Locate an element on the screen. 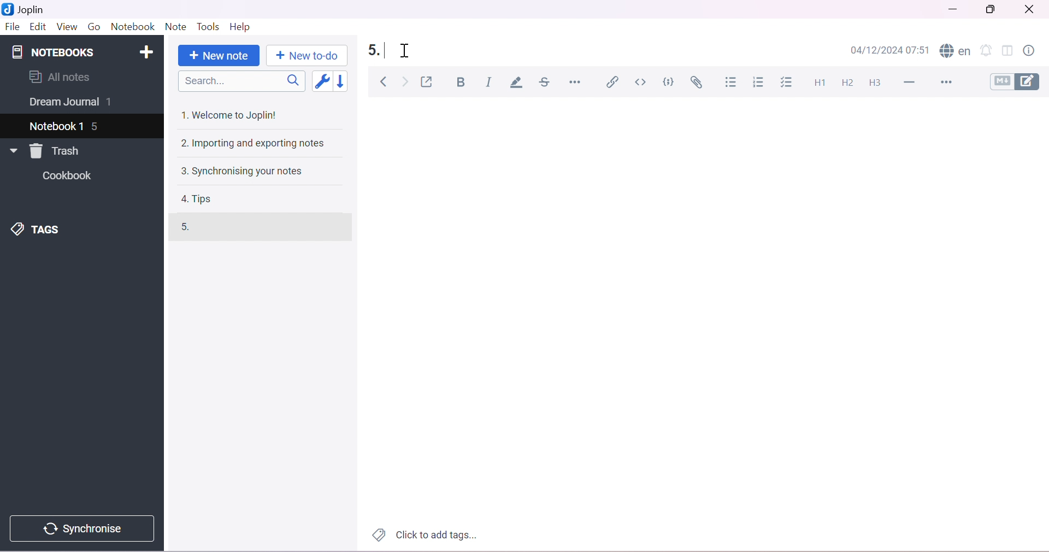  Bulleted list is located at coordinates (732, 83).